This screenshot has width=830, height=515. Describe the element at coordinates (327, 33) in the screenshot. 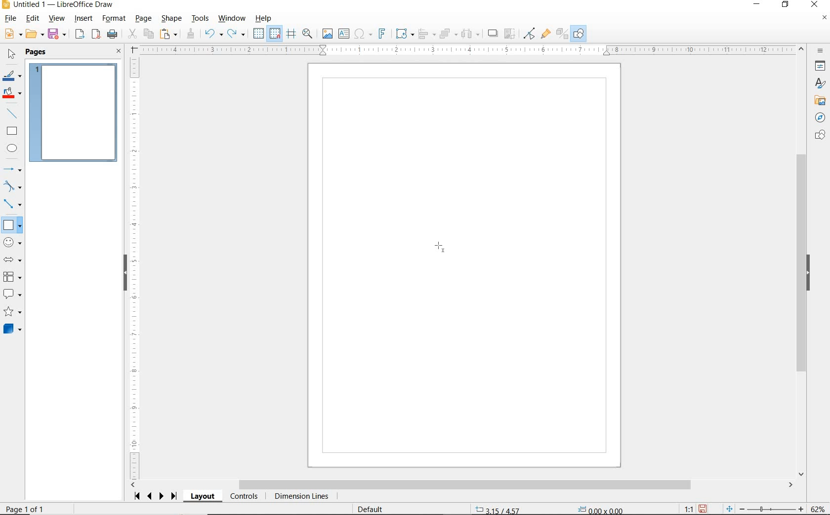

I see `IMAGE` at that location.